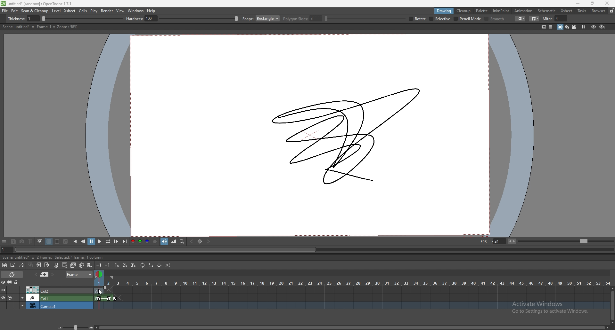  What do you see at coordinates (147, 242) in the screenshot?
I see `blue channel` at bounding box center [147, 242].